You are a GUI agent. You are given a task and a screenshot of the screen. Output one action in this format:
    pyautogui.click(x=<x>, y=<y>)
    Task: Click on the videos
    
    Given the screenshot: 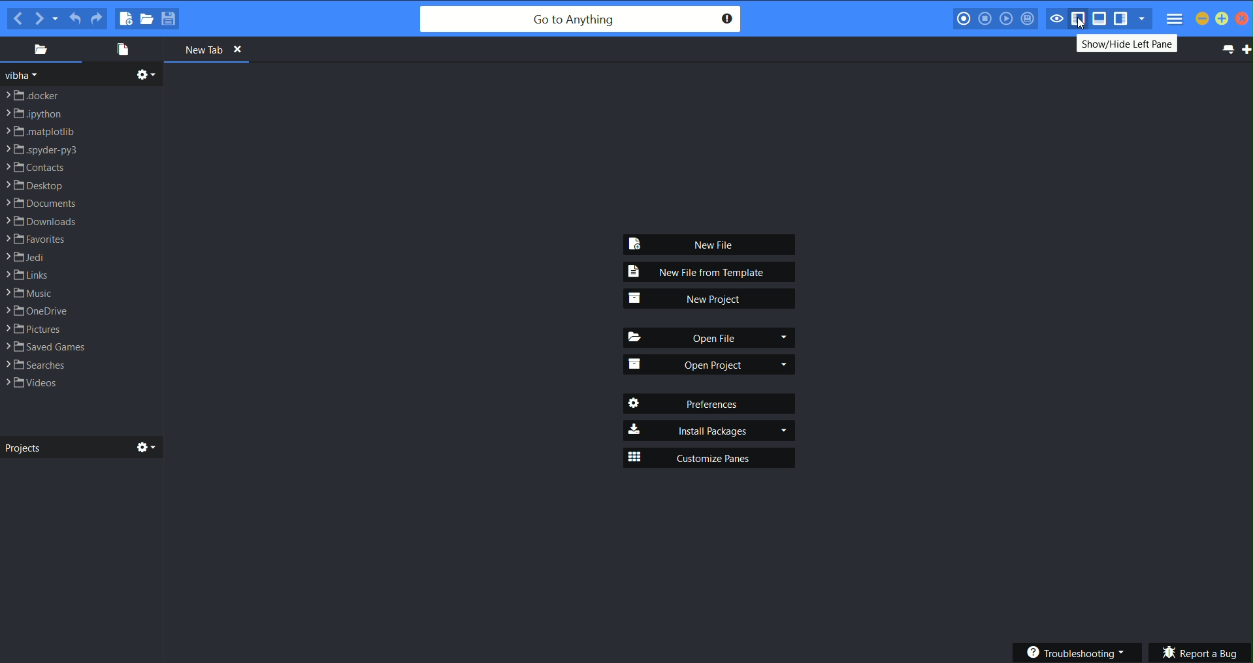 What is the action you would take?
    pyautogui.click(x=32, y=384)
    